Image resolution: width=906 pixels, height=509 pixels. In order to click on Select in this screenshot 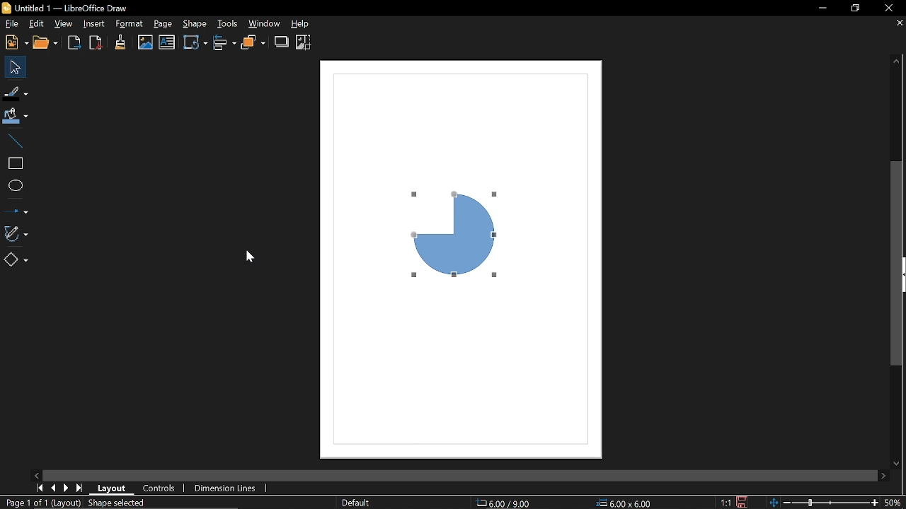, I will do `click(13, 66)`.